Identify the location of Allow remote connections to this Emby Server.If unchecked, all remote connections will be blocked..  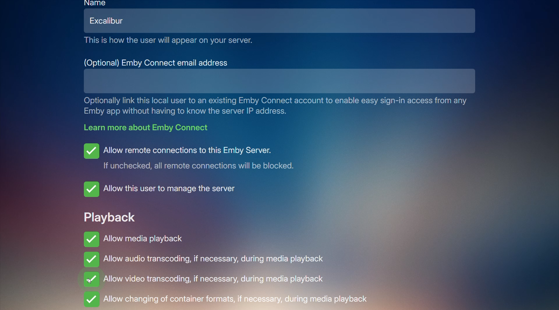
(194, 156).